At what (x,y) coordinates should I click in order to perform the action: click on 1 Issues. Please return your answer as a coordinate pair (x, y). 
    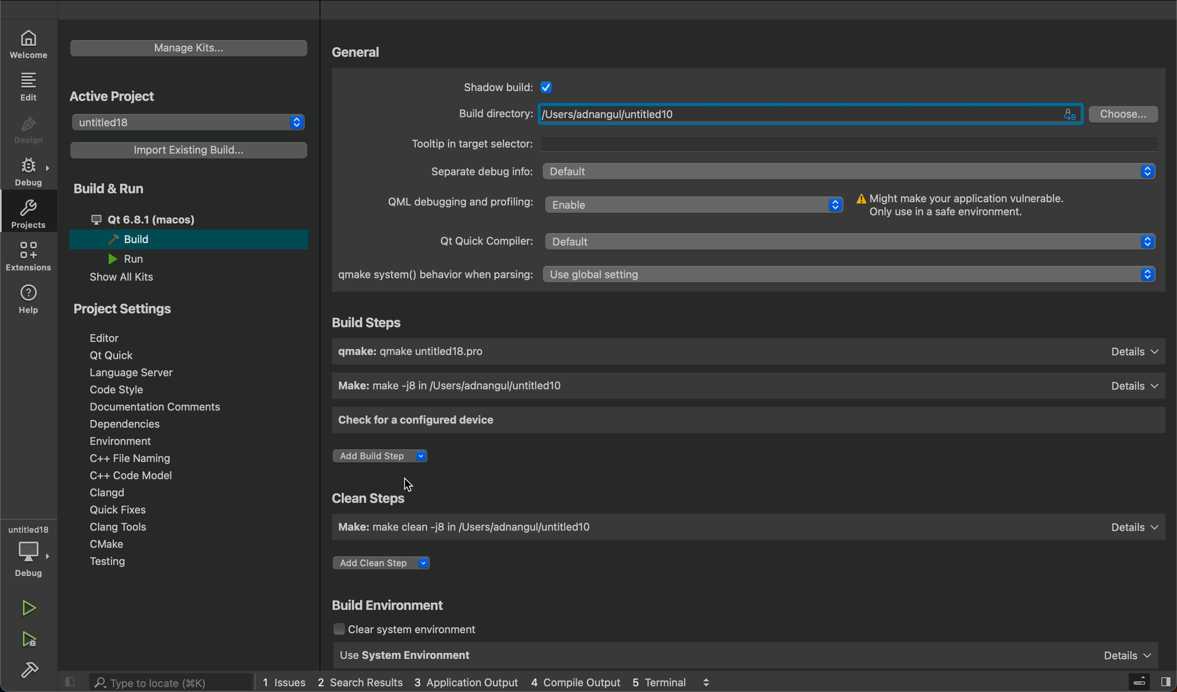
    Looking at the image, I should click on (283, 680).